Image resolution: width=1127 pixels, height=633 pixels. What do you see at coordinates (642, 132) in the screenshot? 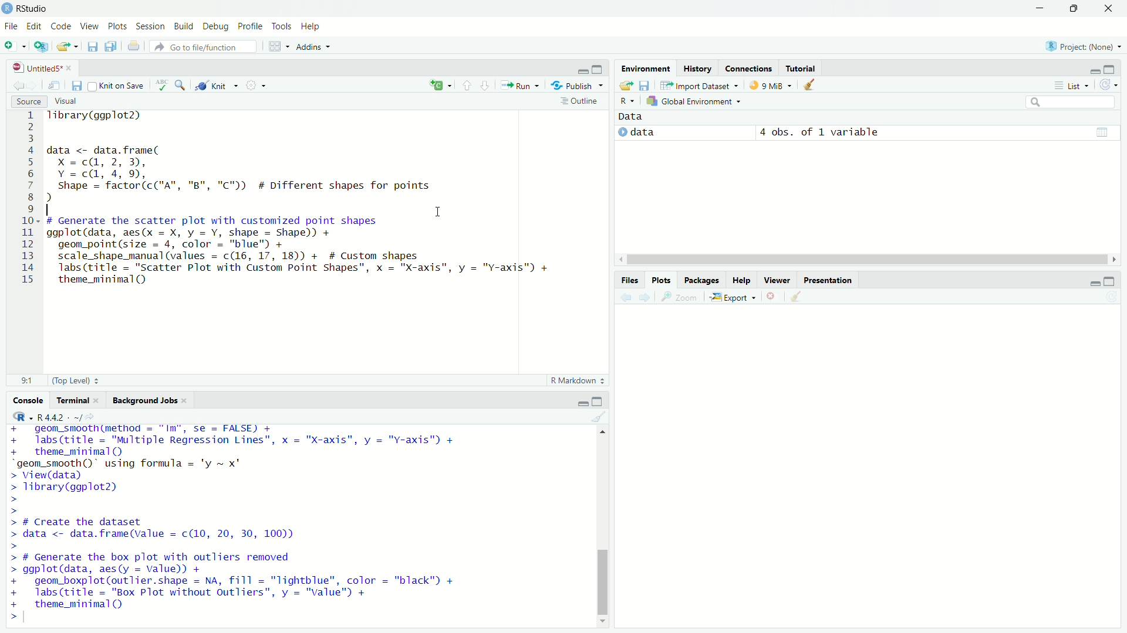
I see `data` at bounding box center [642, 132].